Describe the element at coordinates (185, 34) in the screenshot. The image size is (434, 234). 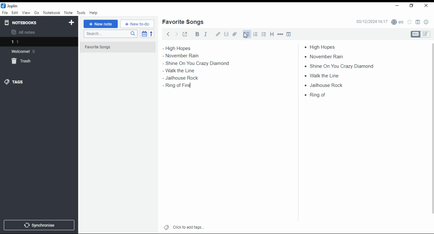
I see `toggle external editing` at that location.